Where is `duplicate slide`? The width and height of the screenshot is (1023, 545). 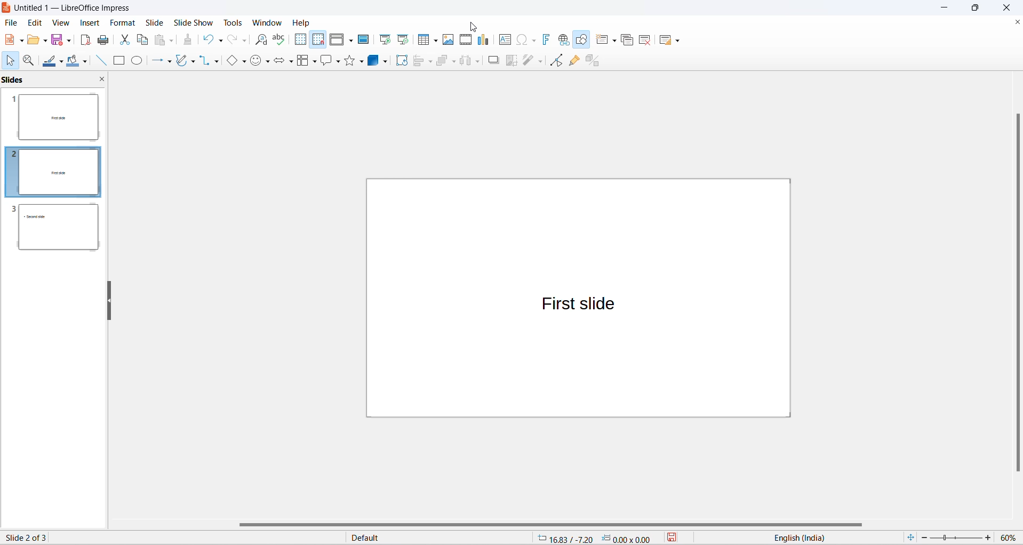 duplicate slide is located at coordinates (628, 38).